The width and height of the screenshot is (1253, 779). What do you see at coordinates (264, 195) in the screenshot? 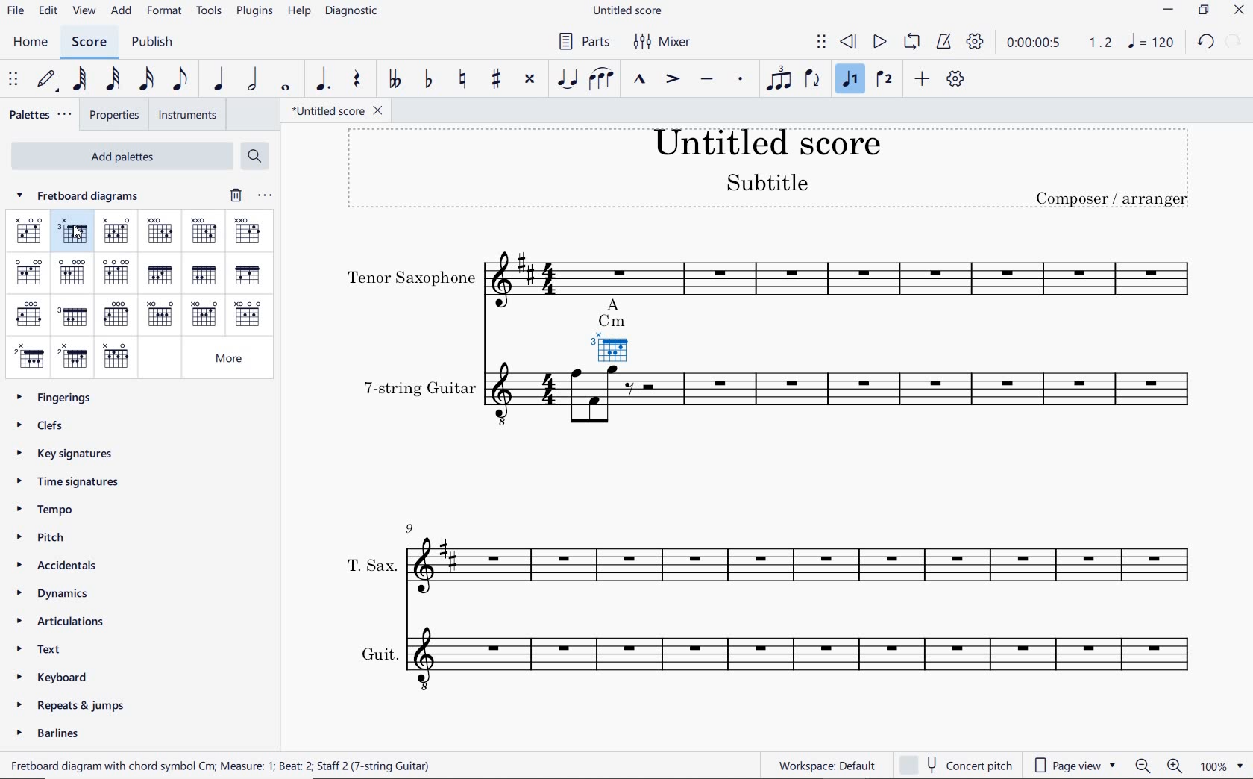
I see `ellipsis` at bounding box center [264, 195].